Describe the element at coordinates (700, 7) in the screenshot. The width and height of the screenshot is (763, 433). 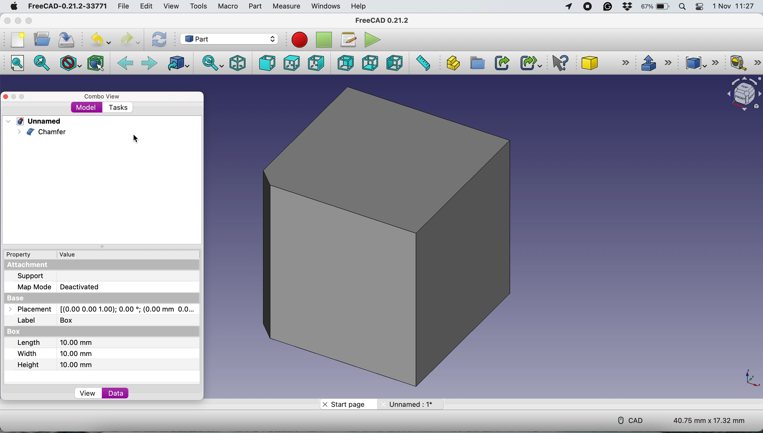
I see `control center` at that location.